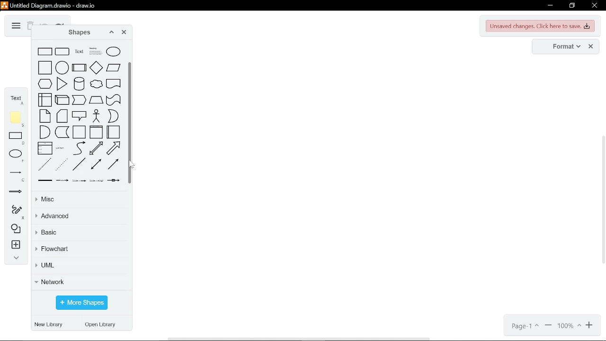 This screenshot has width=606, height=341. What do you see at coordinates (54, 5) in the screenshot?
I see `untitled diagram.drawio -draw.io` at bounding box center [54, 5].